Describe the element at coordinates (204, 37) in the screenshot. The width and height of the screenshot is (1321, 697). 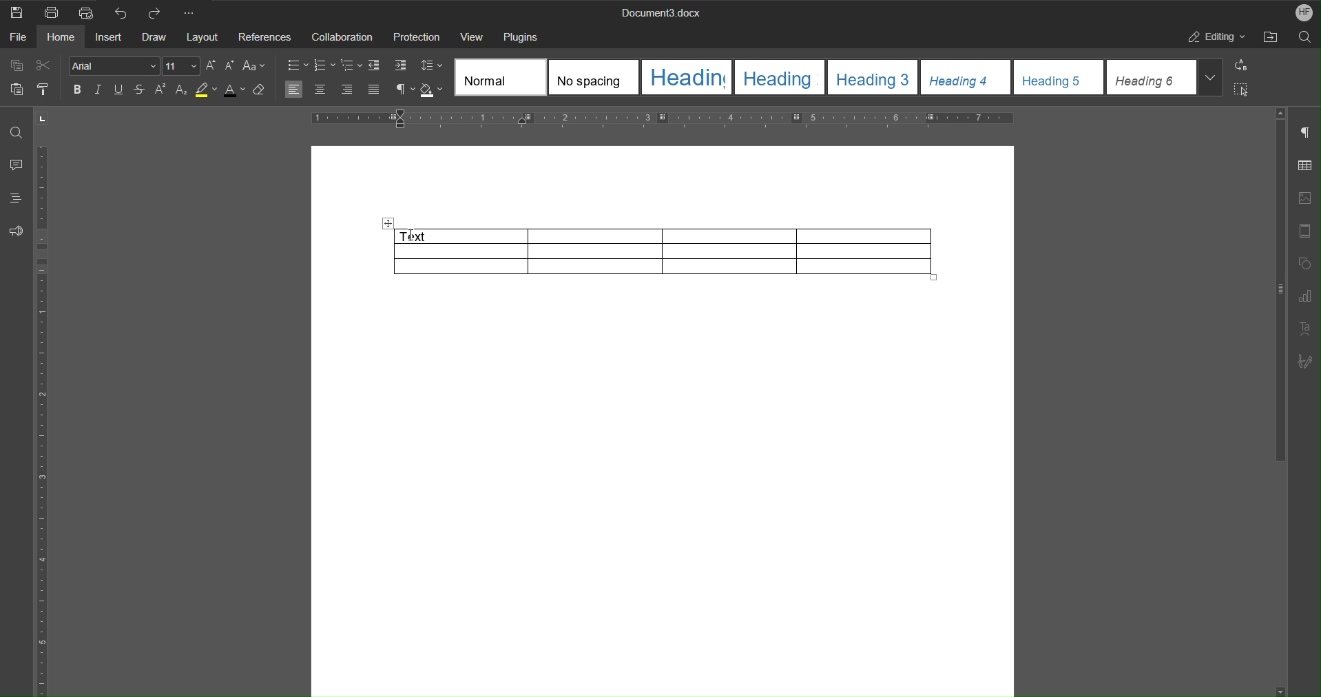
I see `Layout` at that location.